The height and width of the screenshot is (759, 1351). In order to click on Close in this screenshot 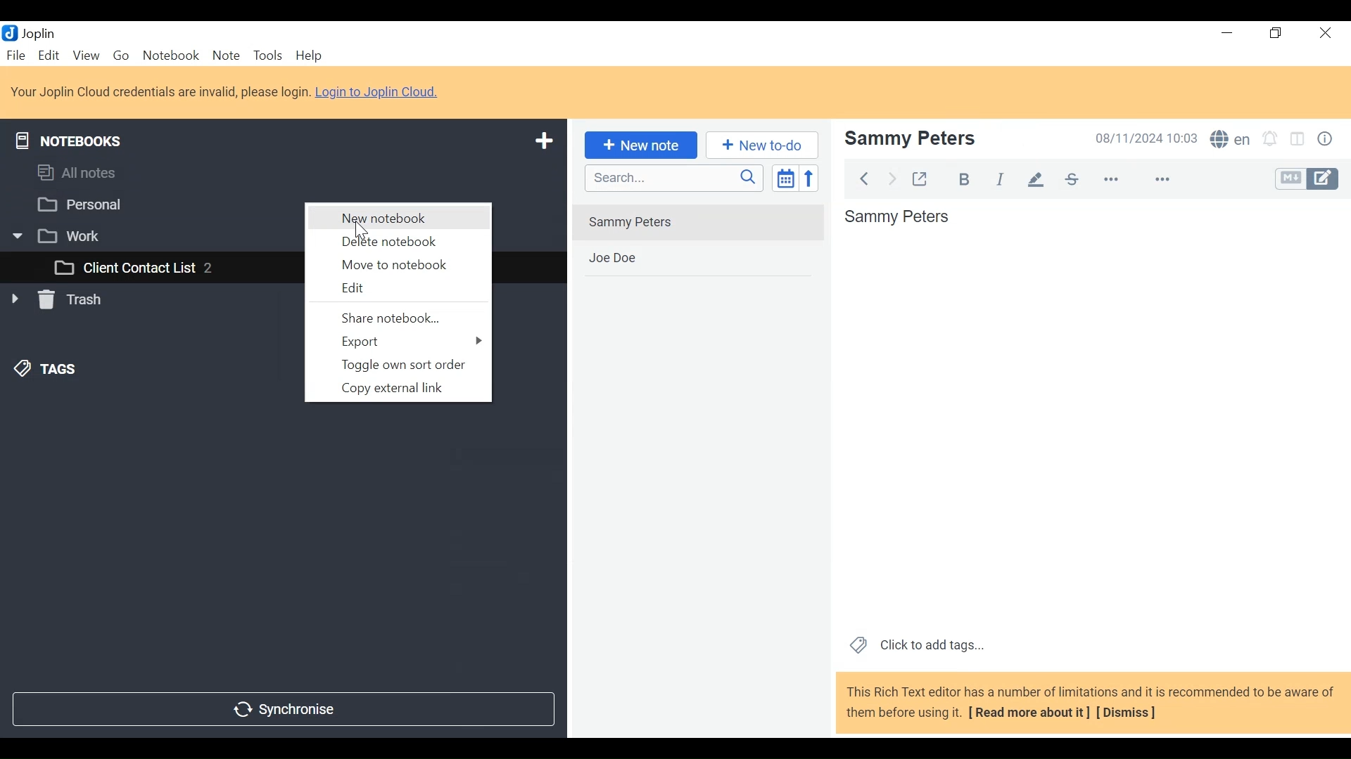, I will do `click(1326, 32)`.